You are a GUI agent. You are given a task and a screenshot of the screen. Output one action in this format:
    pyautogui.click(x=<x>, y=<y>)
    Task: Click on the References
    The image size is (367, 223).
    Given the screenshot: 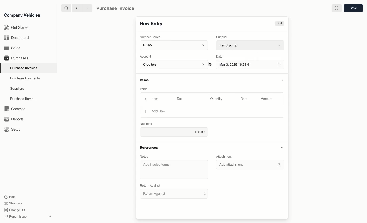 What is the action you would take?
    pyautogui.click(x=149, y=148)
    